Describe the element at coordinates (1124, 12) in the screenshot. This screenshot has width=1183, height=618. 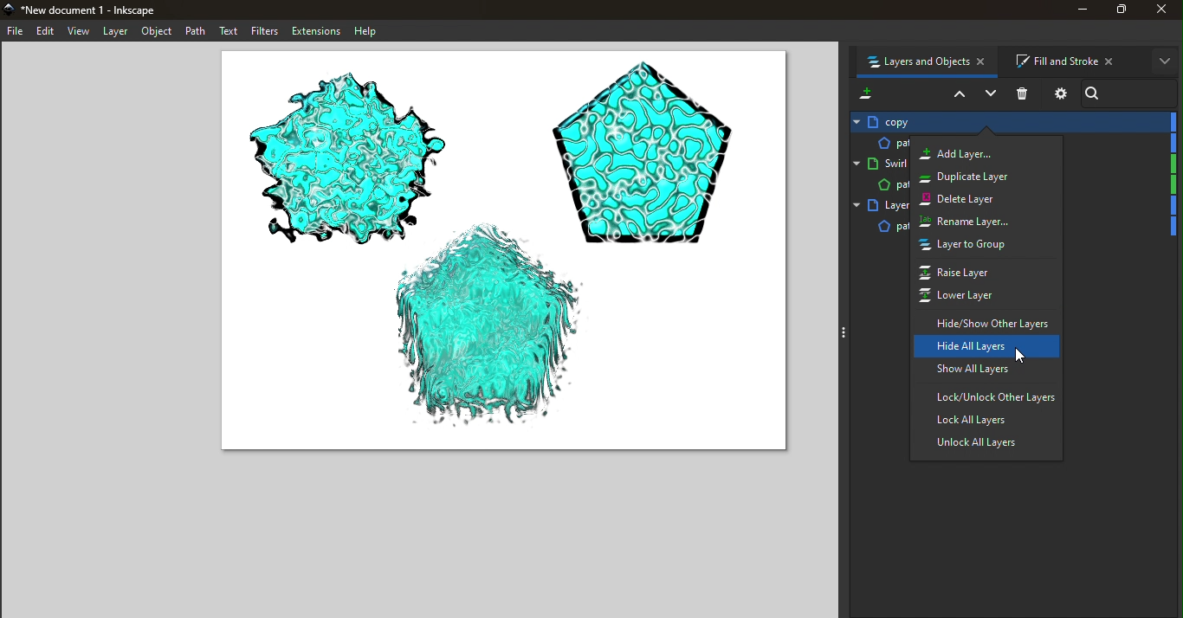
I see `Maximize` at that location.